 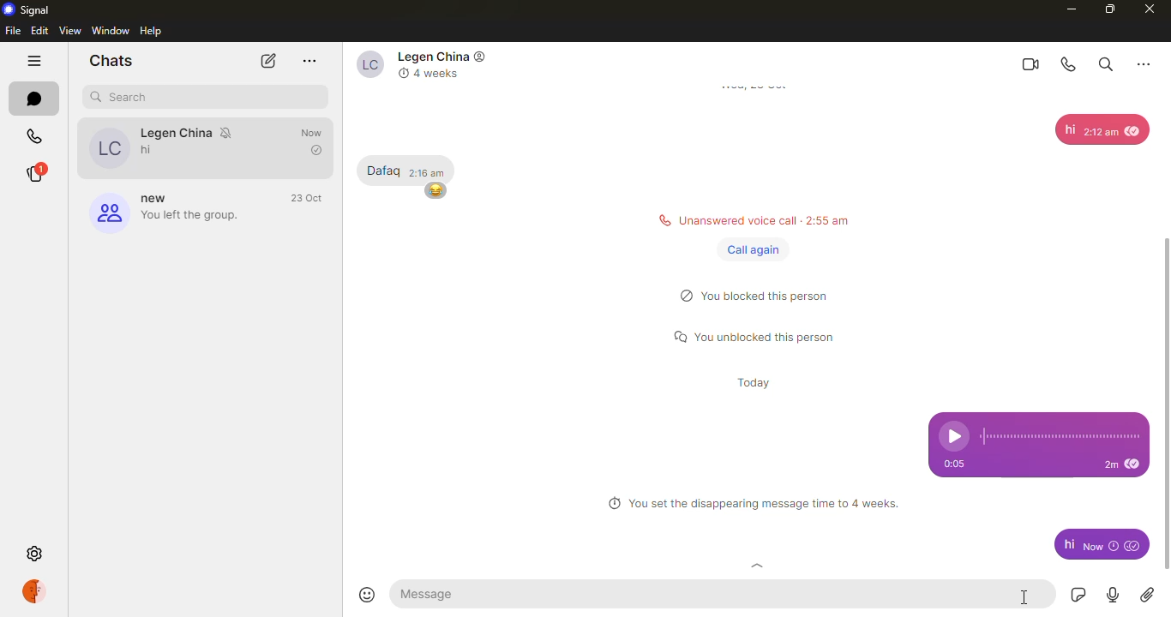 I want to click on profile, so click(x=38, y=591).